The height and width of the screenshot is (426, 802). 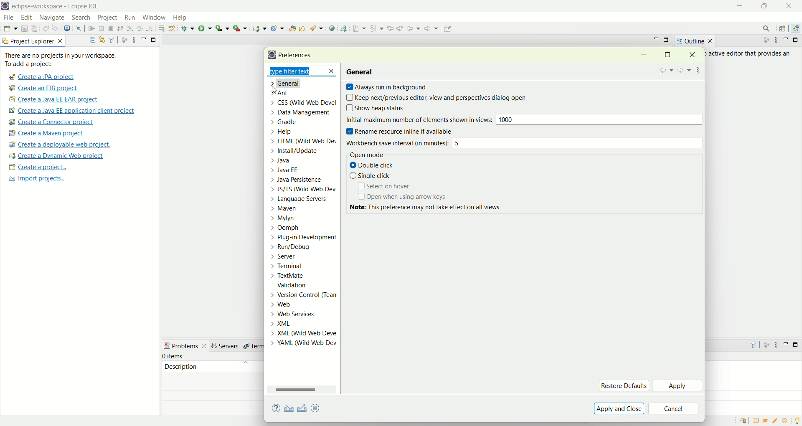 I want to click on forward, so click(x=683, y=71).